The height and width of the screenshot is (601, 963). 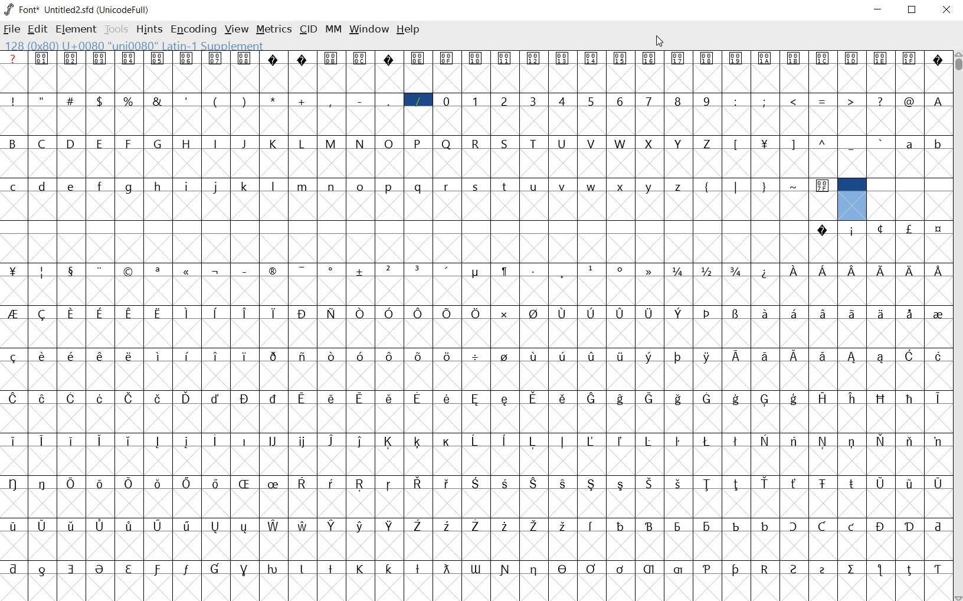 What do you see at coordinates (879, 11) in the screenshot?
I see `Minimize` at bounding box center [879, 11].